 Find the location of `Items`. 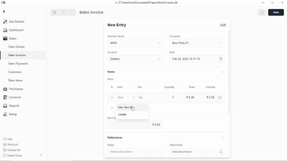

Items is located at coordinates (166, 72).